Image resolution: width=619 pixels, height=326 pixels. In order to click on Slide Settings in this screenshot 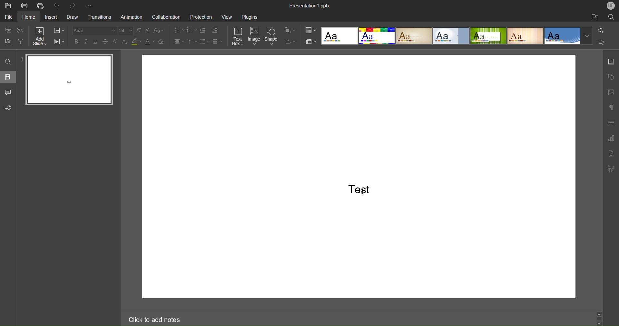, I will do `click(59, 30)`.